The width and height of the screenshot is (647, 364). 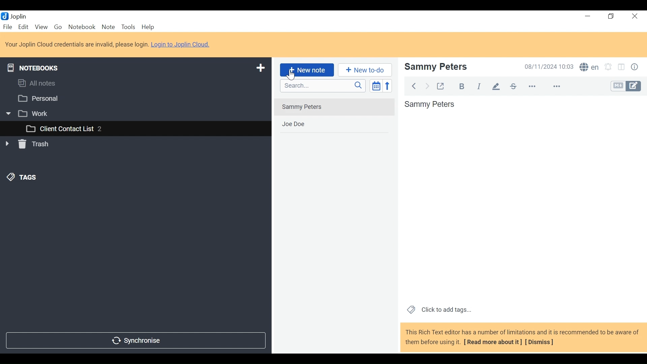 I want to click on Notebooks, so click(x=35, y=67).